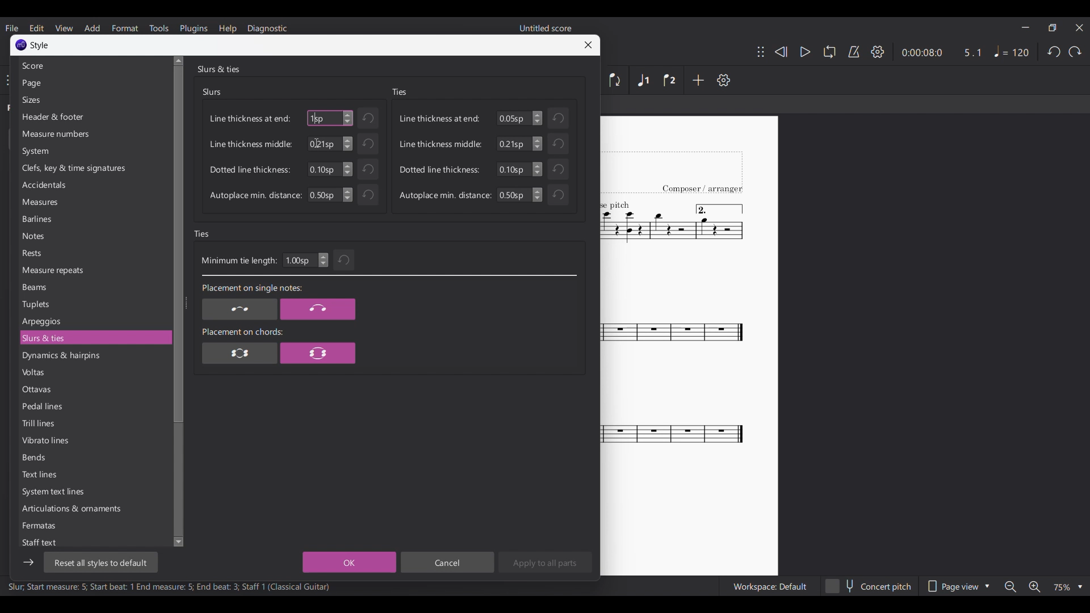 The width and height of the screenshot is (1090, 613). I want to click on Vertical slide bar, so click(176, 301).